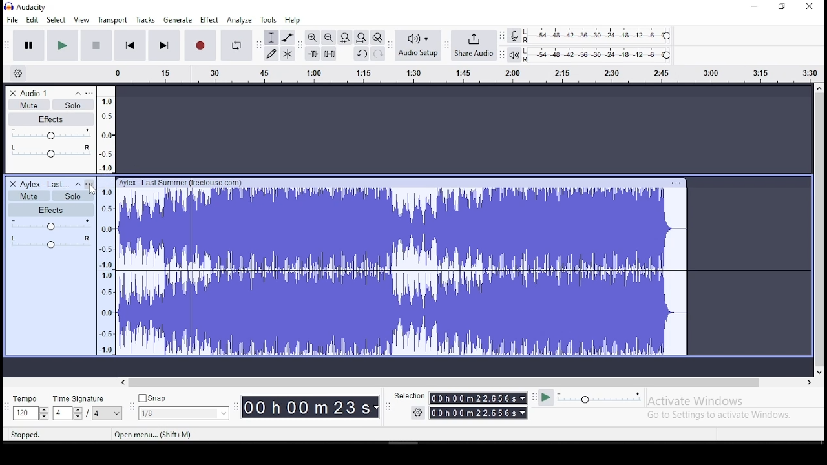 This screenshot has width=827, height=465. What do you see at coordinates (152, 435) in the screenshot?
I see `open menu` at bounding box center [152, 435].